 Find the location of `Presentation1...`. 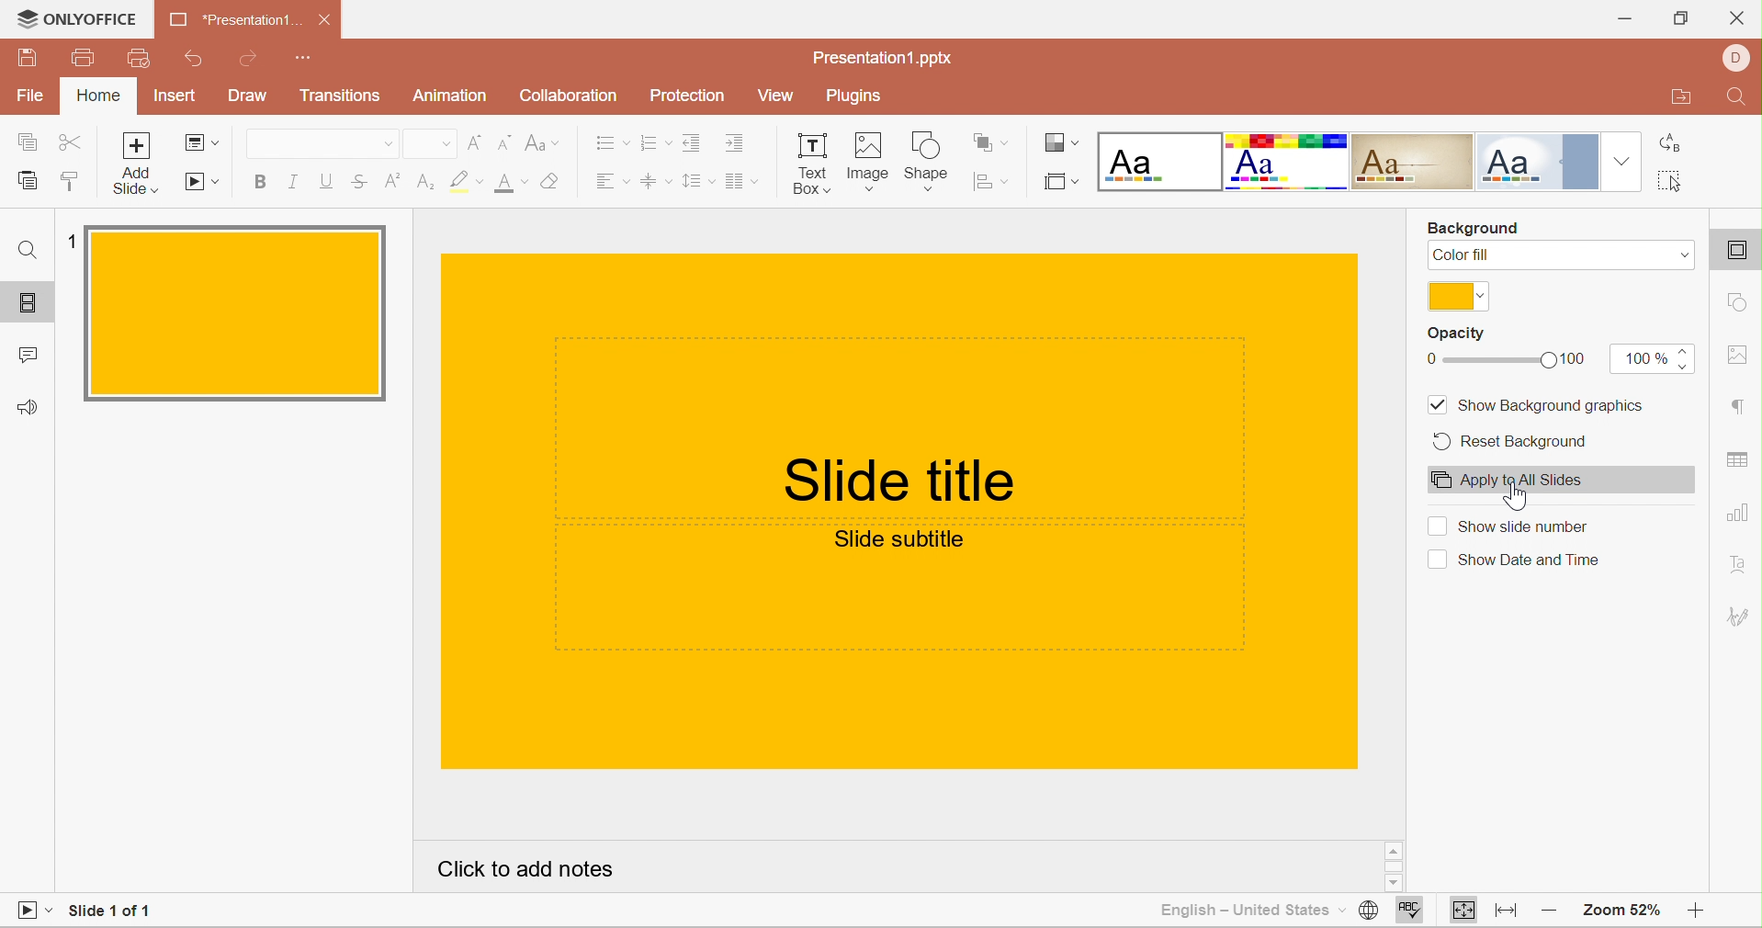

Presentation1... is located at coordinates (229, 20).